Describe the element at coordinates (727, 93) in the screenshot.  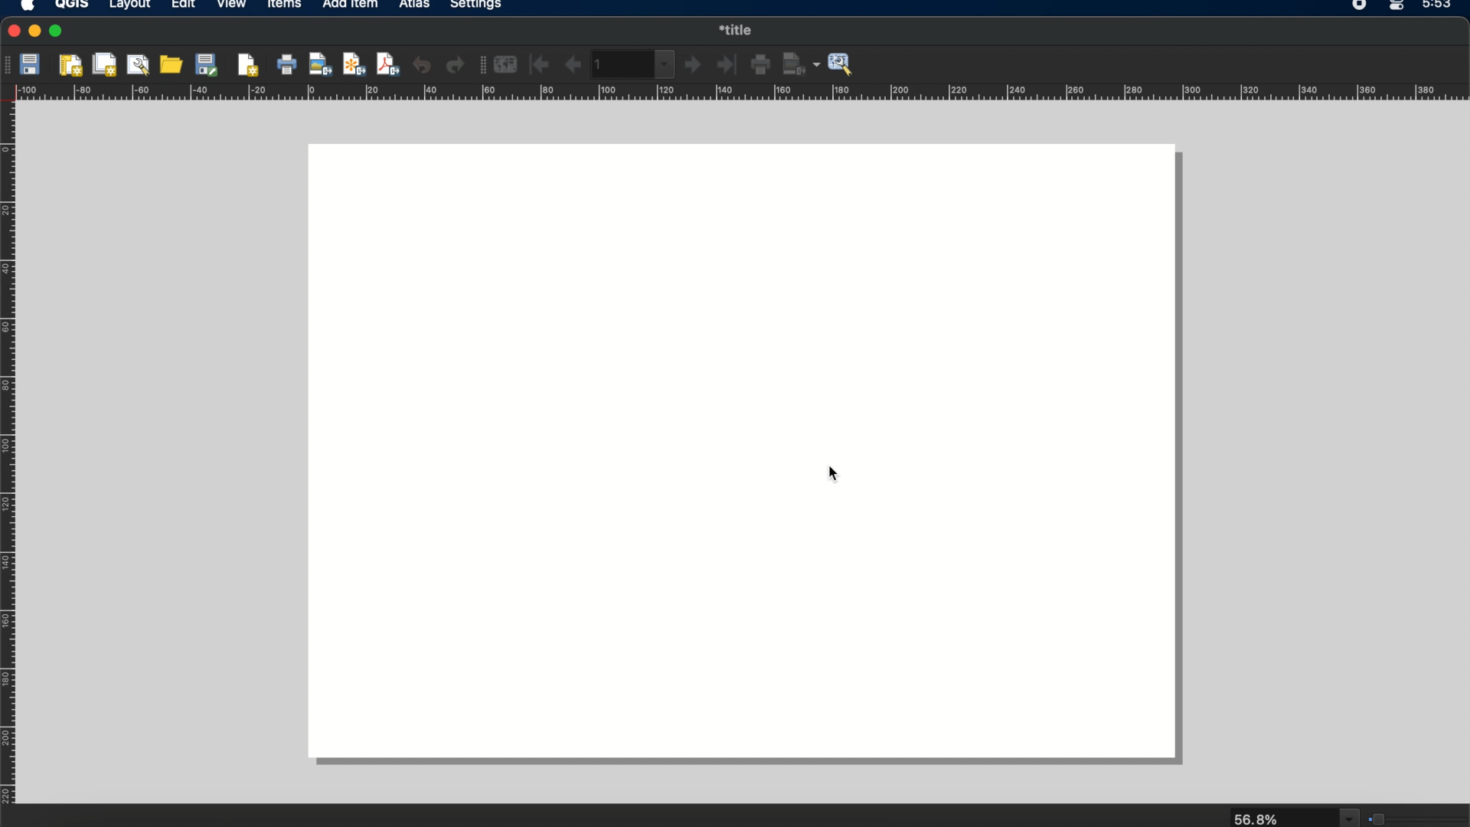
I see `margin` at that location.